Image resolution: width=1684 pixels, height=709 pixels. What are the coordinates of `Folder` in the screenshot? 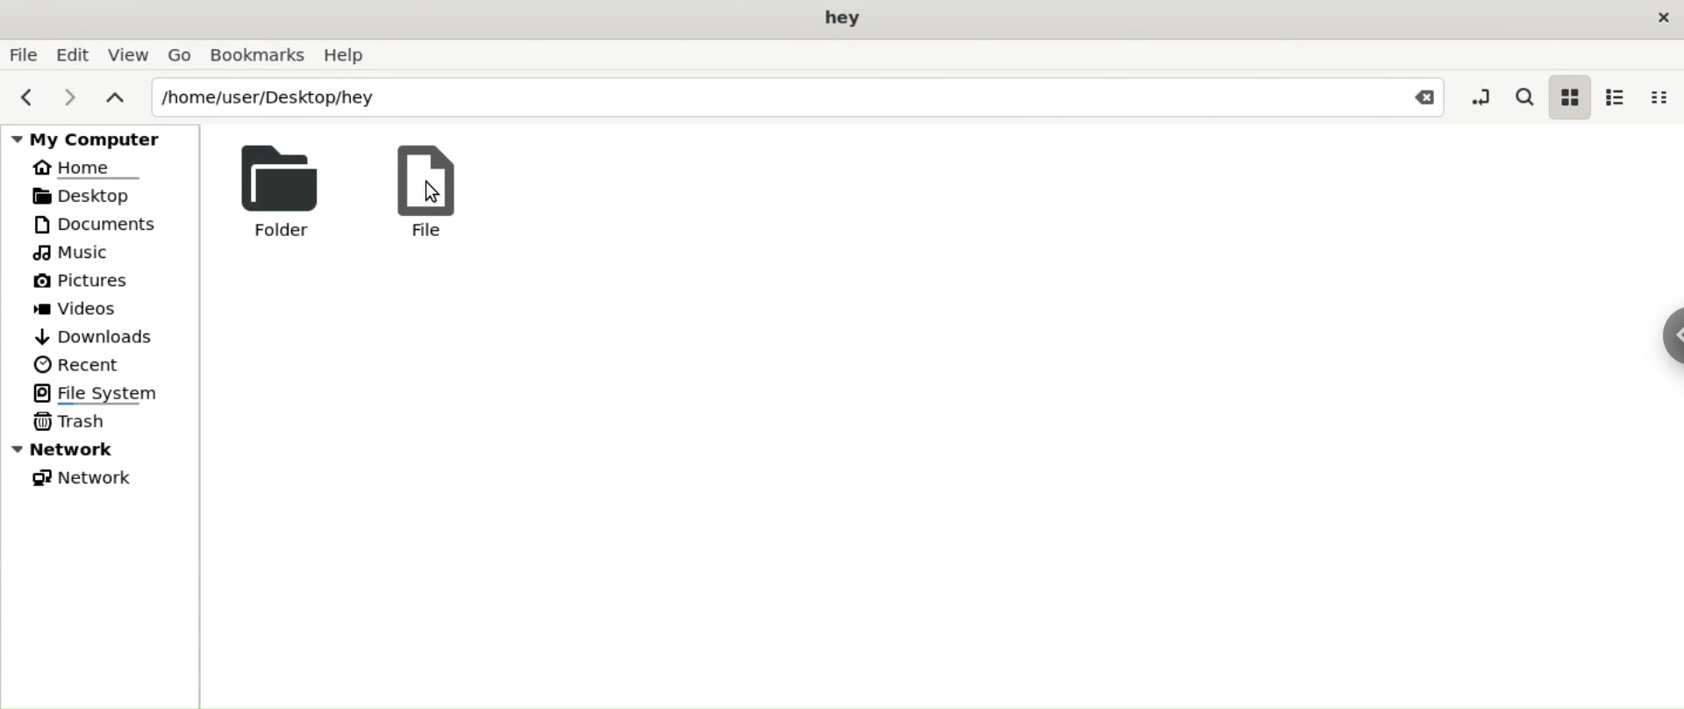 It's located at (287, 191).